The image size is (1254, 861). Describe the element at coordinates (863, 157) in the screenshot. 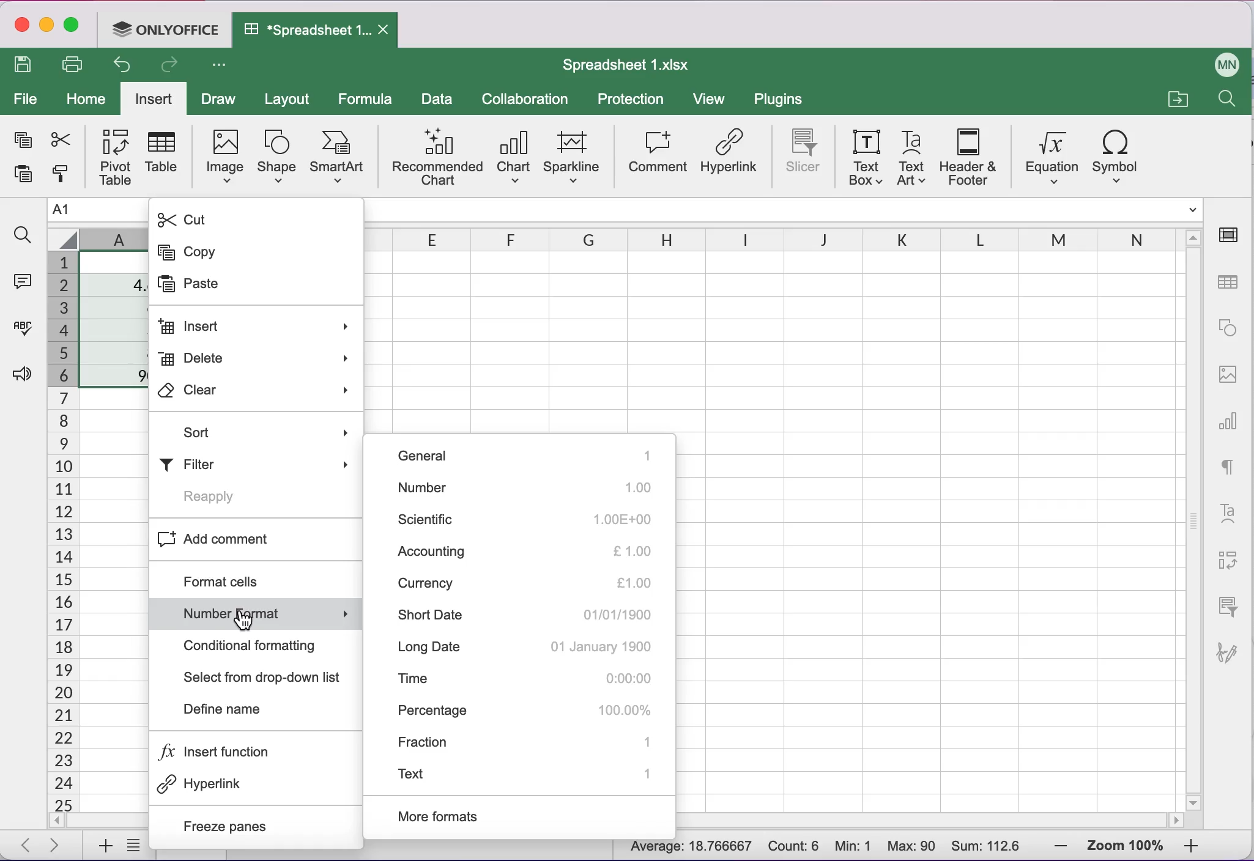

I see `text box` at that location.